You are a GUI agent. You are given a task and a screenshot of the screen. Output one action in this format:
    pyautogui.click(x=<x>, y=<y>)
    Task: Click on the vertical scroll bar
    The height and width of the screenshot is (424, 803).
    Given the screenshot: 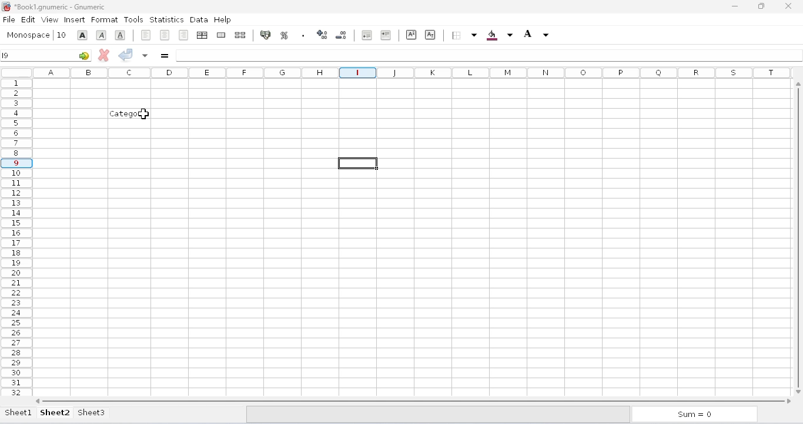 What is the action you would take?
    pyautogui.click(x=800, y=236)
    